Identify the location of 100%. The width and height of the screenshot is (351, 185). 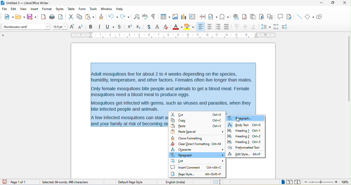
(345, 182).